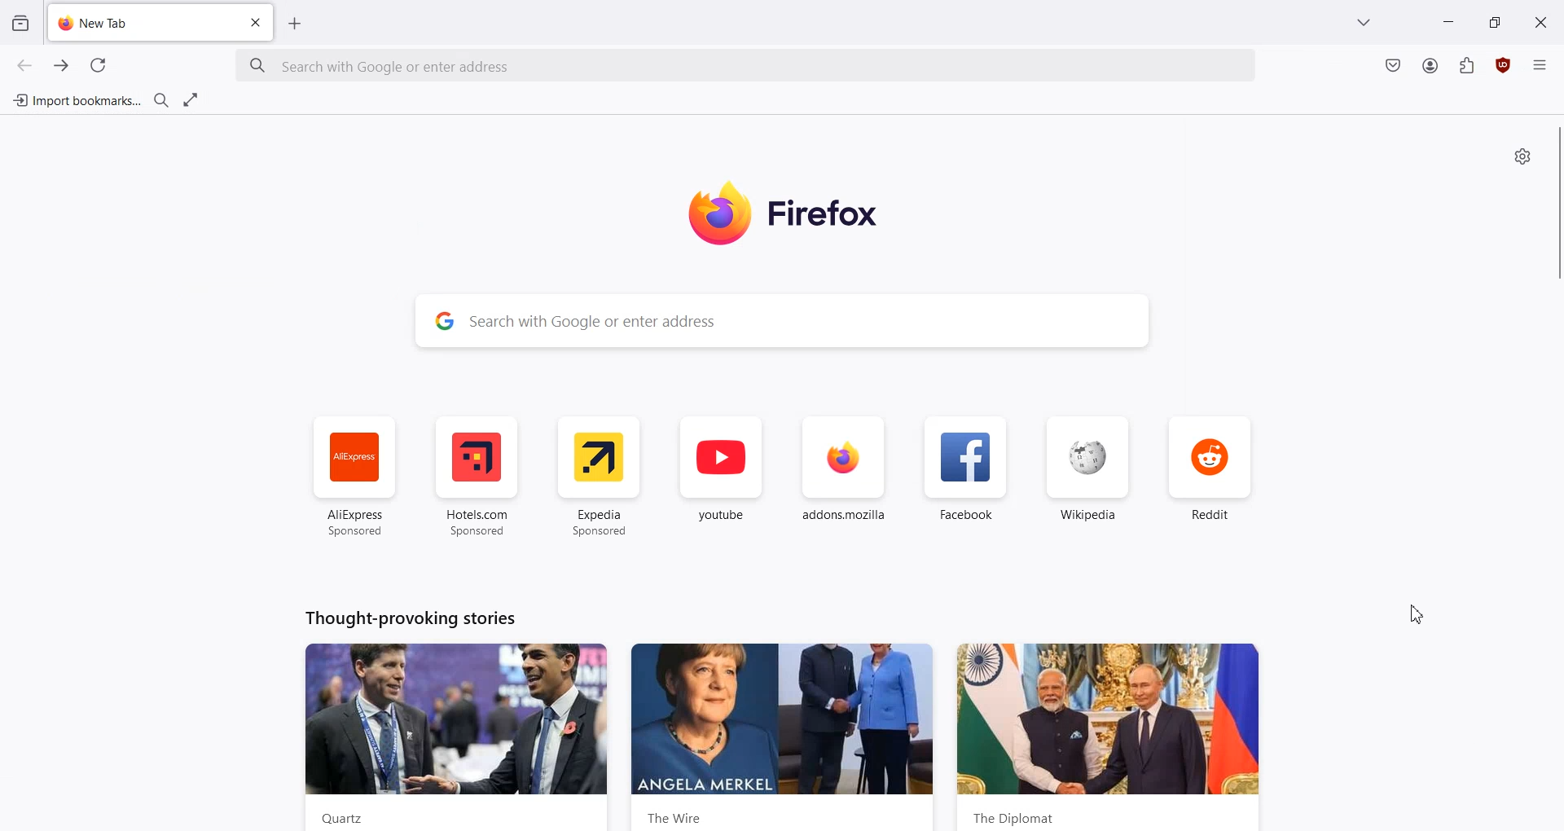 Image resolution: width=1564 pixels, height=831 pixels. I want to click on Personalize new Tab, so click(1522, 156).